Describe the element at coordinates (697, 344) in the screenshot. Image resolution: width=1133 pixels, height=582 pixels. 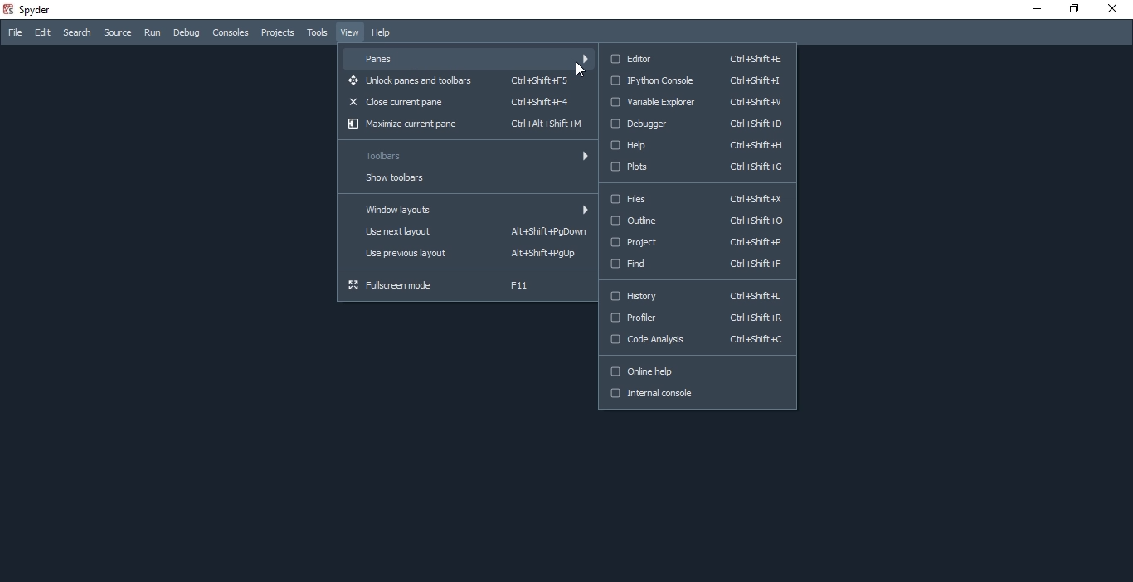
I see `Code Analysis` at that location.